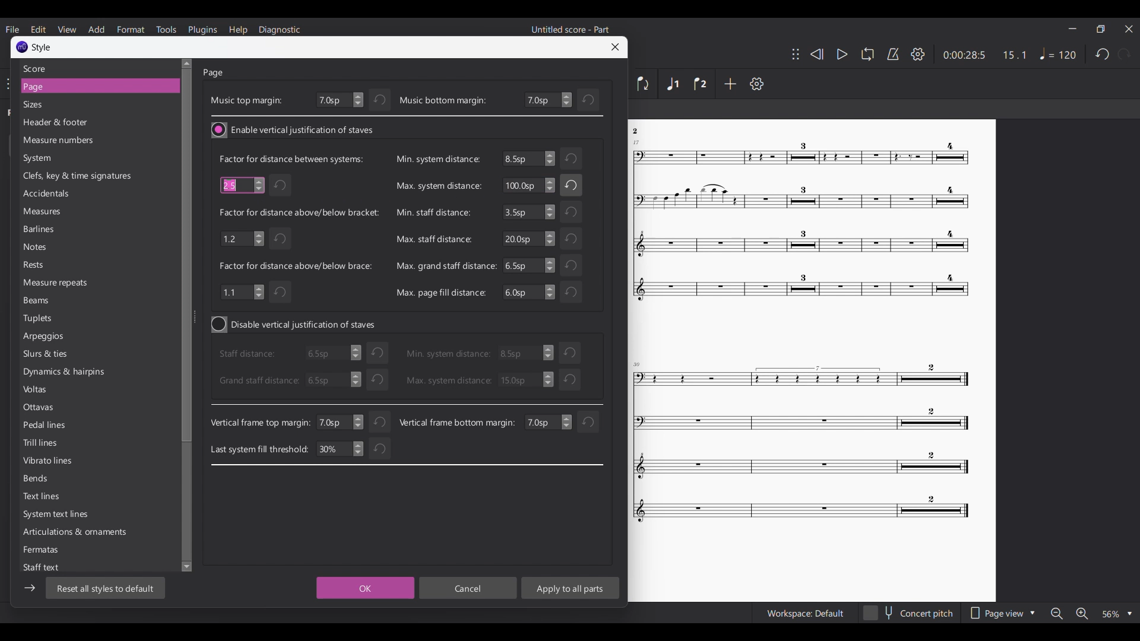  Describe the element at coordinates (528, 239) in the screenshot. I see `20.0sp` at that location.